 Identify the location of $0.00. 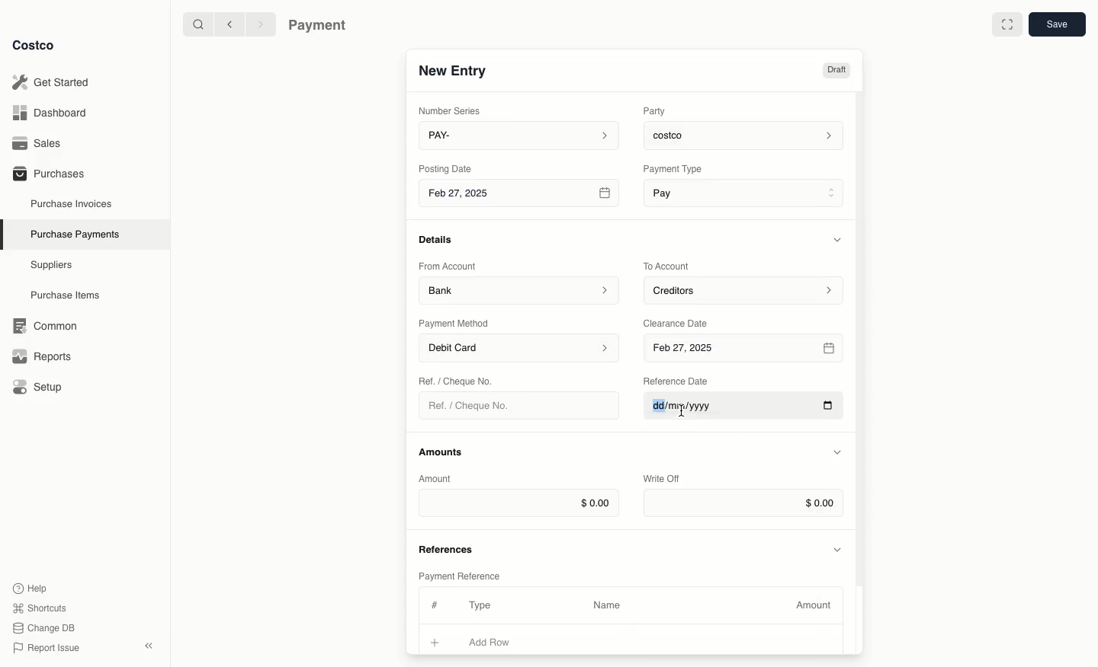
(518, 503).